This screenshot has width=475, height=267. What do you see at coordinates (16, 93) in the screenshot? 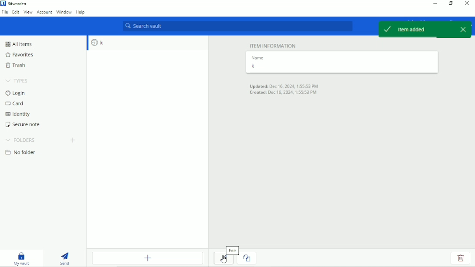
I see `Login` at bounding box center [16, 93].